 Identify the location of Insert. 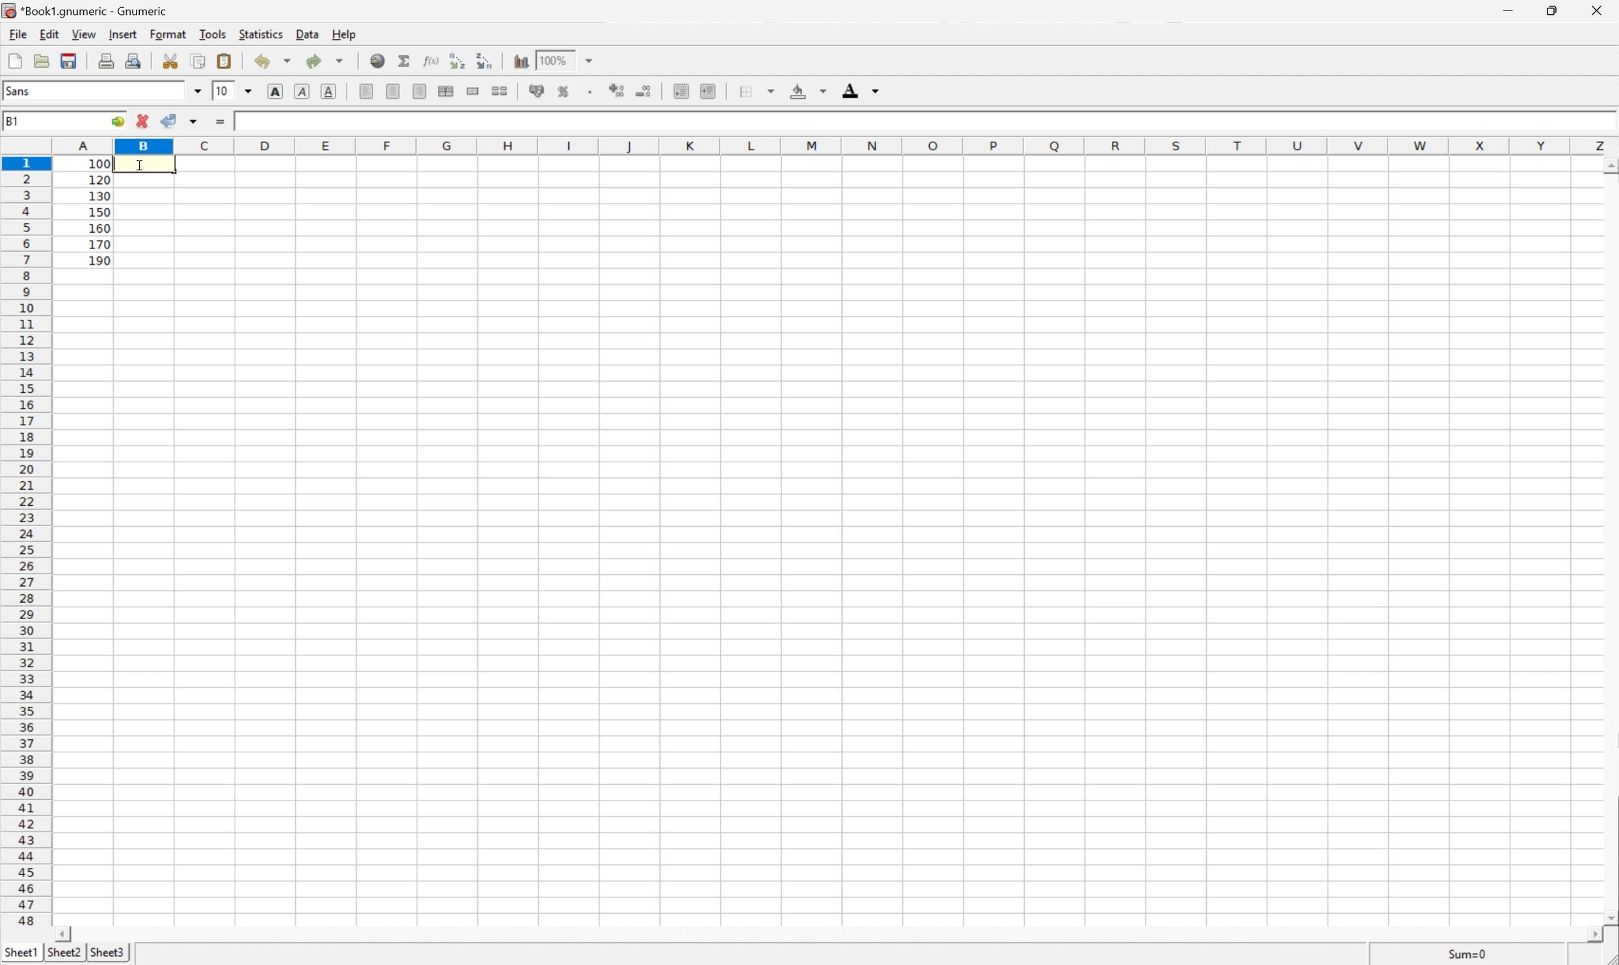
(124, 34).